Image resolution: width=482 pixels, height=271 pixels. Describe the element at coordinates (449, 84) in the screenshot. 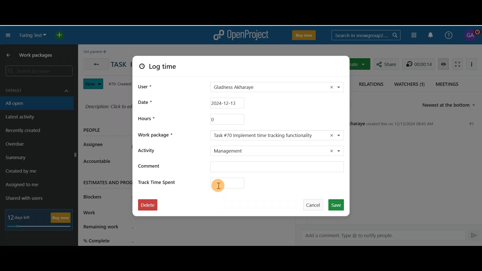

I see `Meetings` at that location.